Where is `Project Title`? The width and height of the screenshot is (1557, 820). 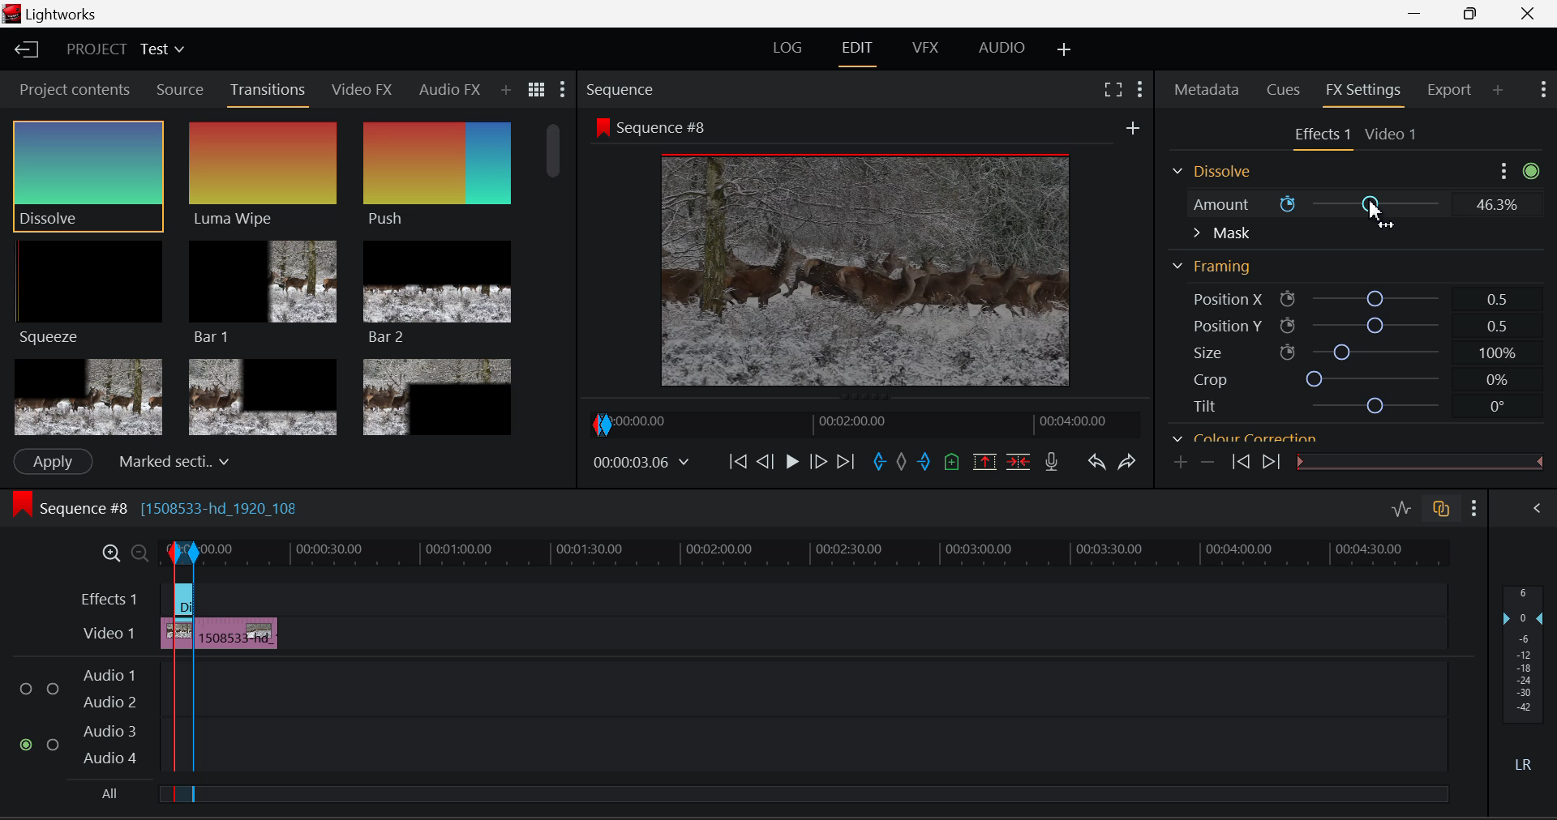 Project Title is located at coordinates (123, 48).